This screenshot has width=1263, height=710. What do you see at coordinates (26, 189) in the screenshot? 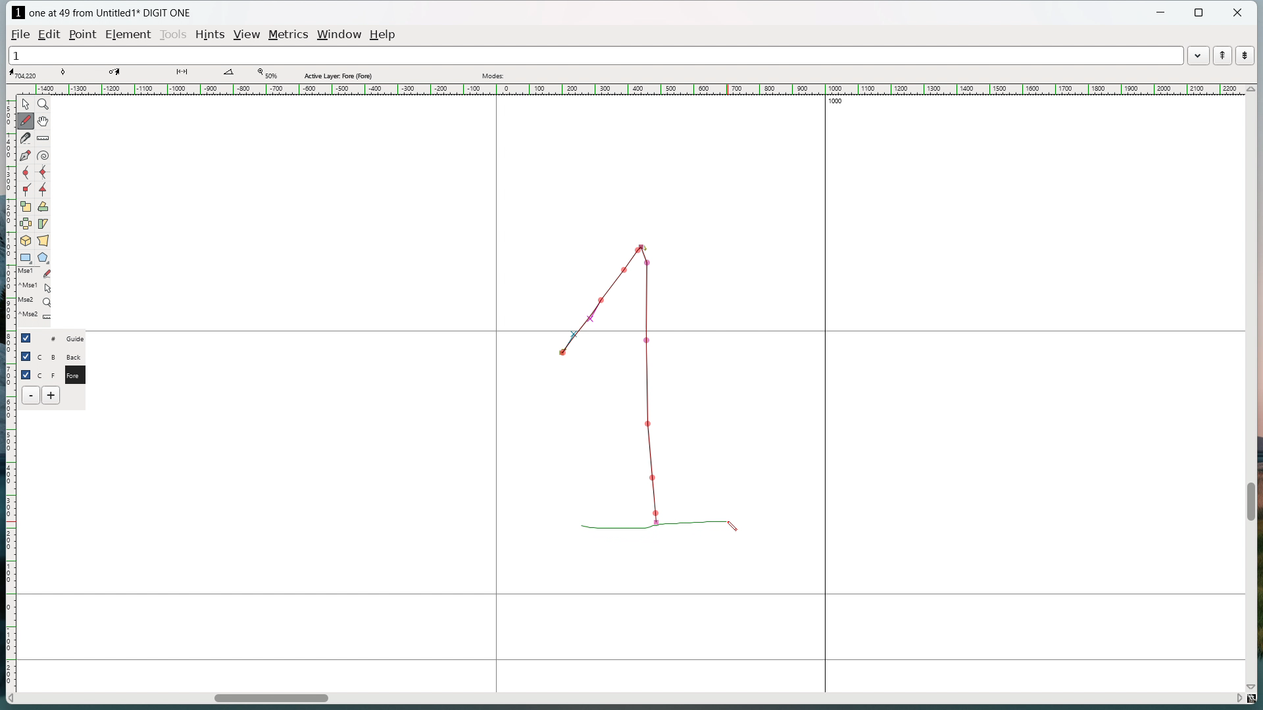
I see `add a corner point` at bounding box center [26, 189].